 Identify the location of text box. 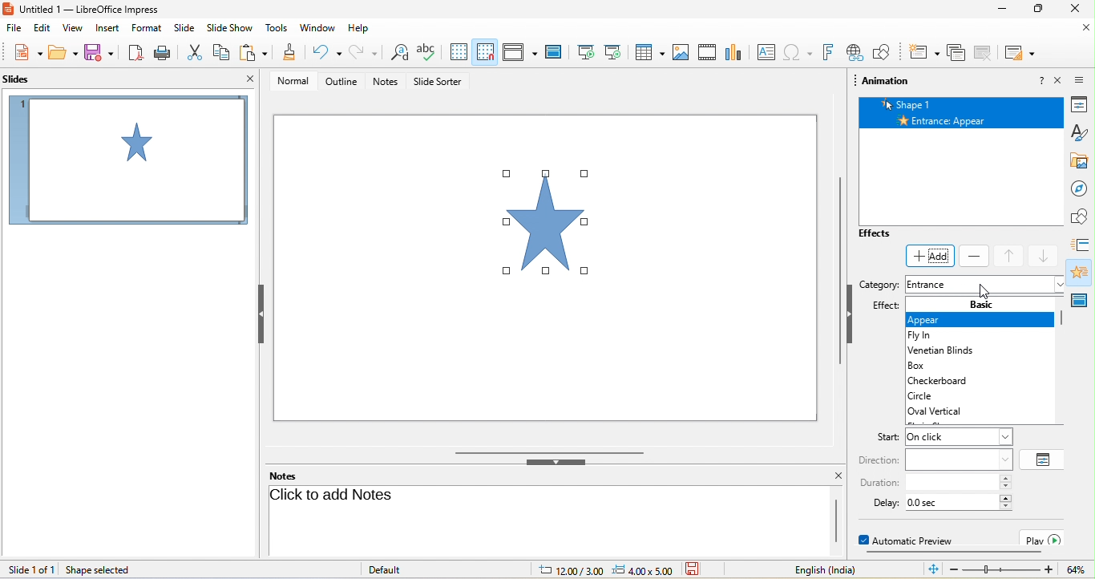
(767, 51).